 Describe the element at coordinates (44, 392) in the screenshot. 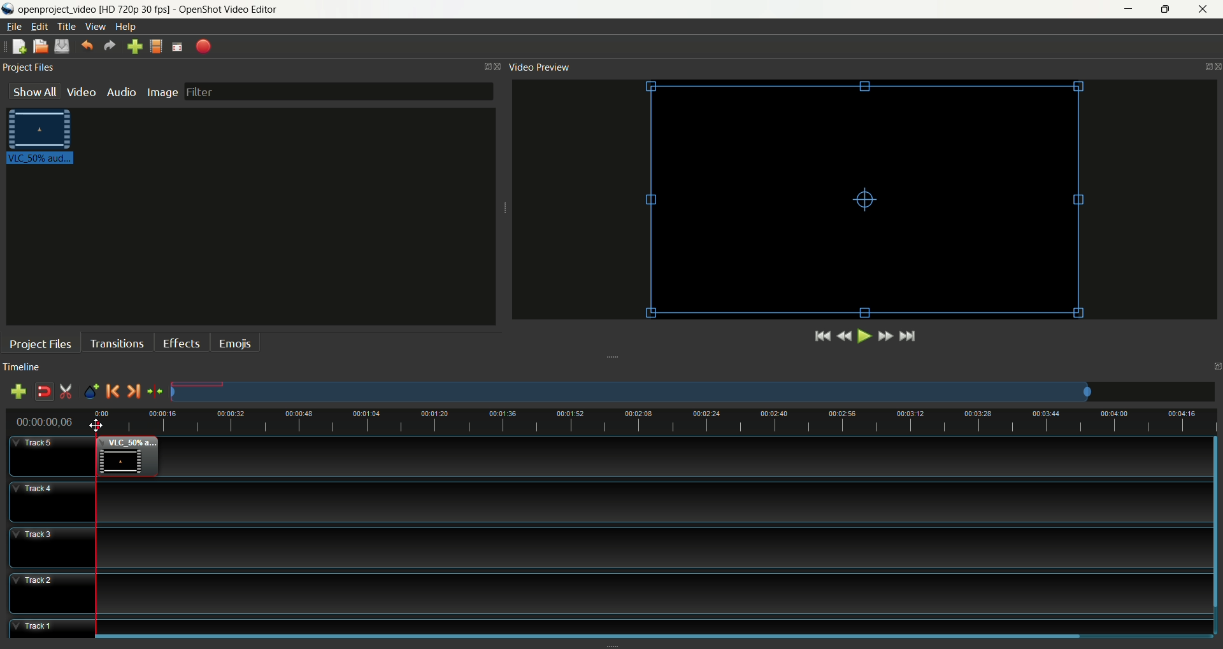

I see `disable snapping` at that location.